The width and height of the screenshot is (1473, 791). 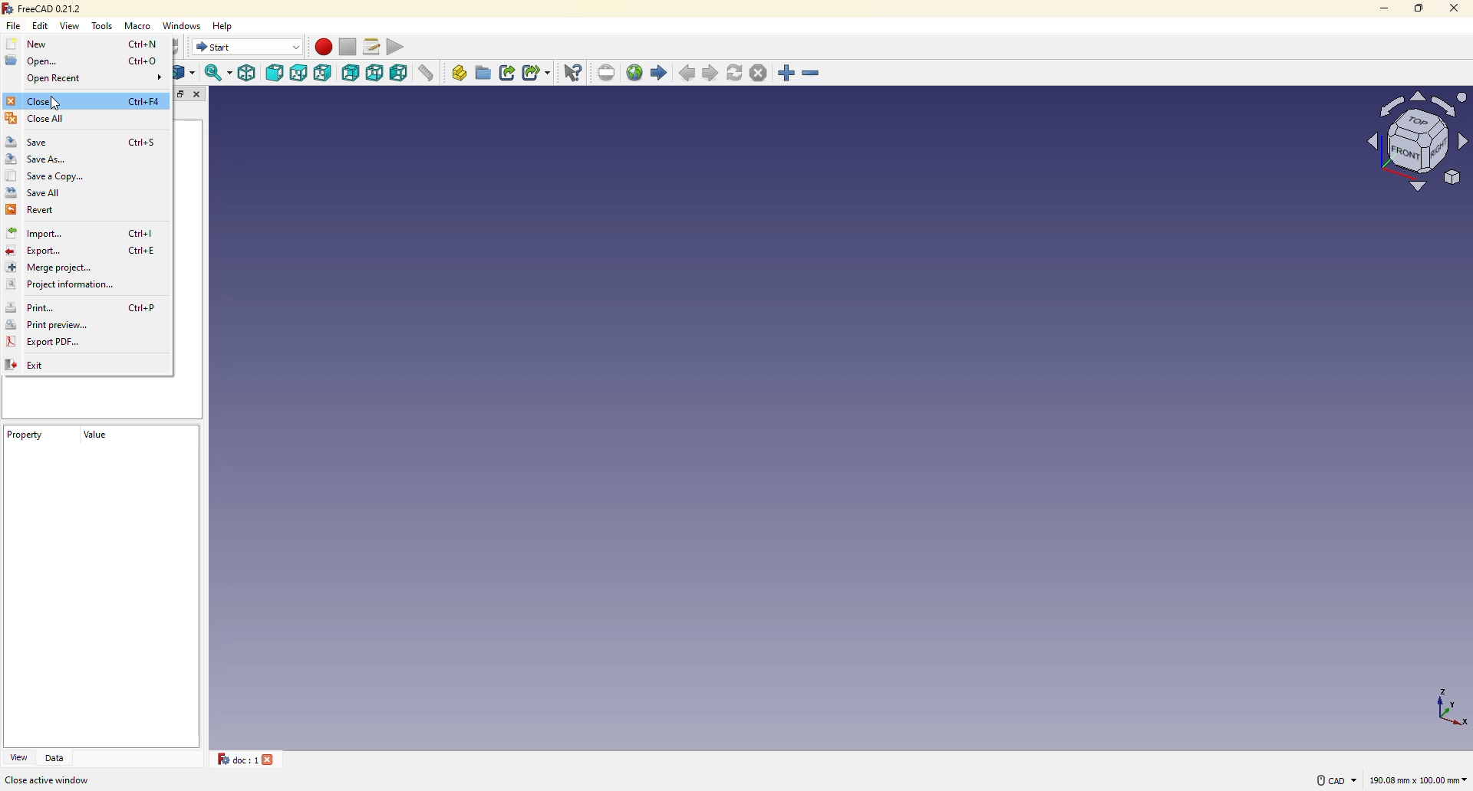 What do you see at coordinates (32, 44) in the screenshot?
I see `new` at bounding box center [32, 44].